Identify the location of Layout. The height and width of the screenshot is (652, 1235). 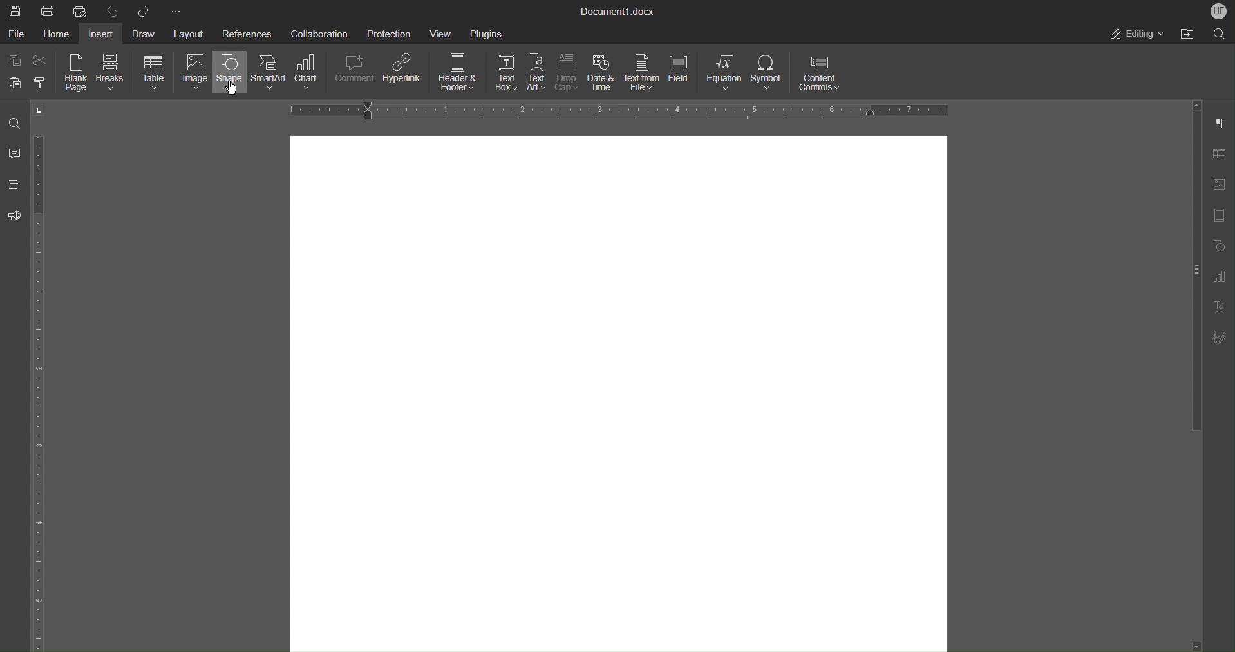
(190, 32).